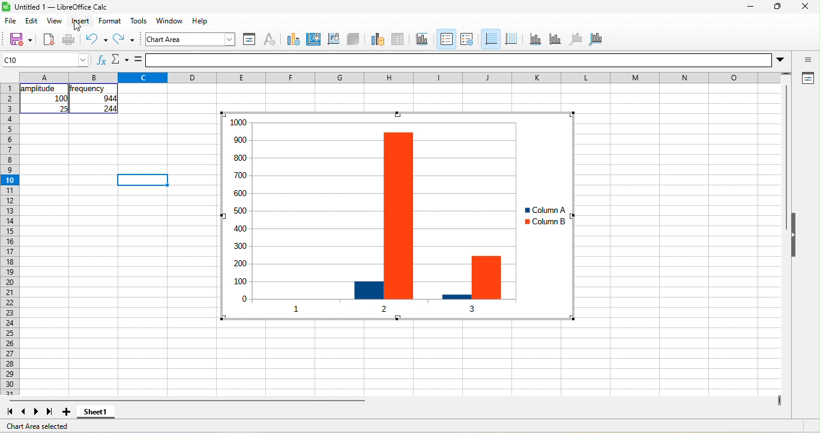 The width and height of the screenshot is (820, 433). Describe the element at coordinates (574, 38) in the screenshot. I see `z axis` at that location.